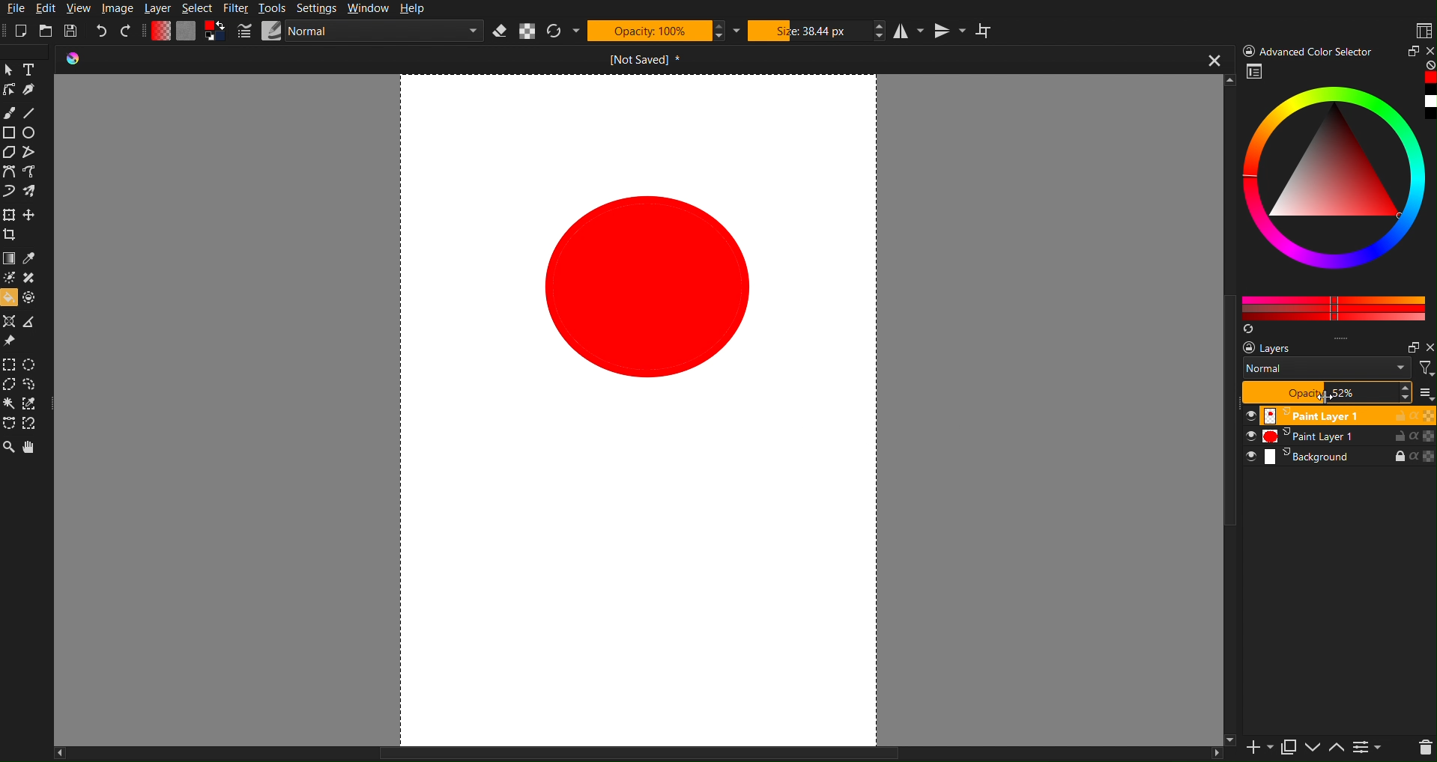 This screenshot has width=1437, height=762. I want to click on Background, so click(1334, 455).